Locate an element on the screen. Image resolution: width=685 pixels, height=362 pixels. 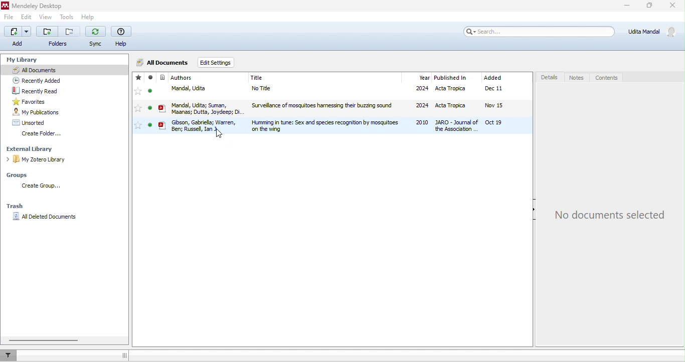
published in is located at coordinates (450, 78).